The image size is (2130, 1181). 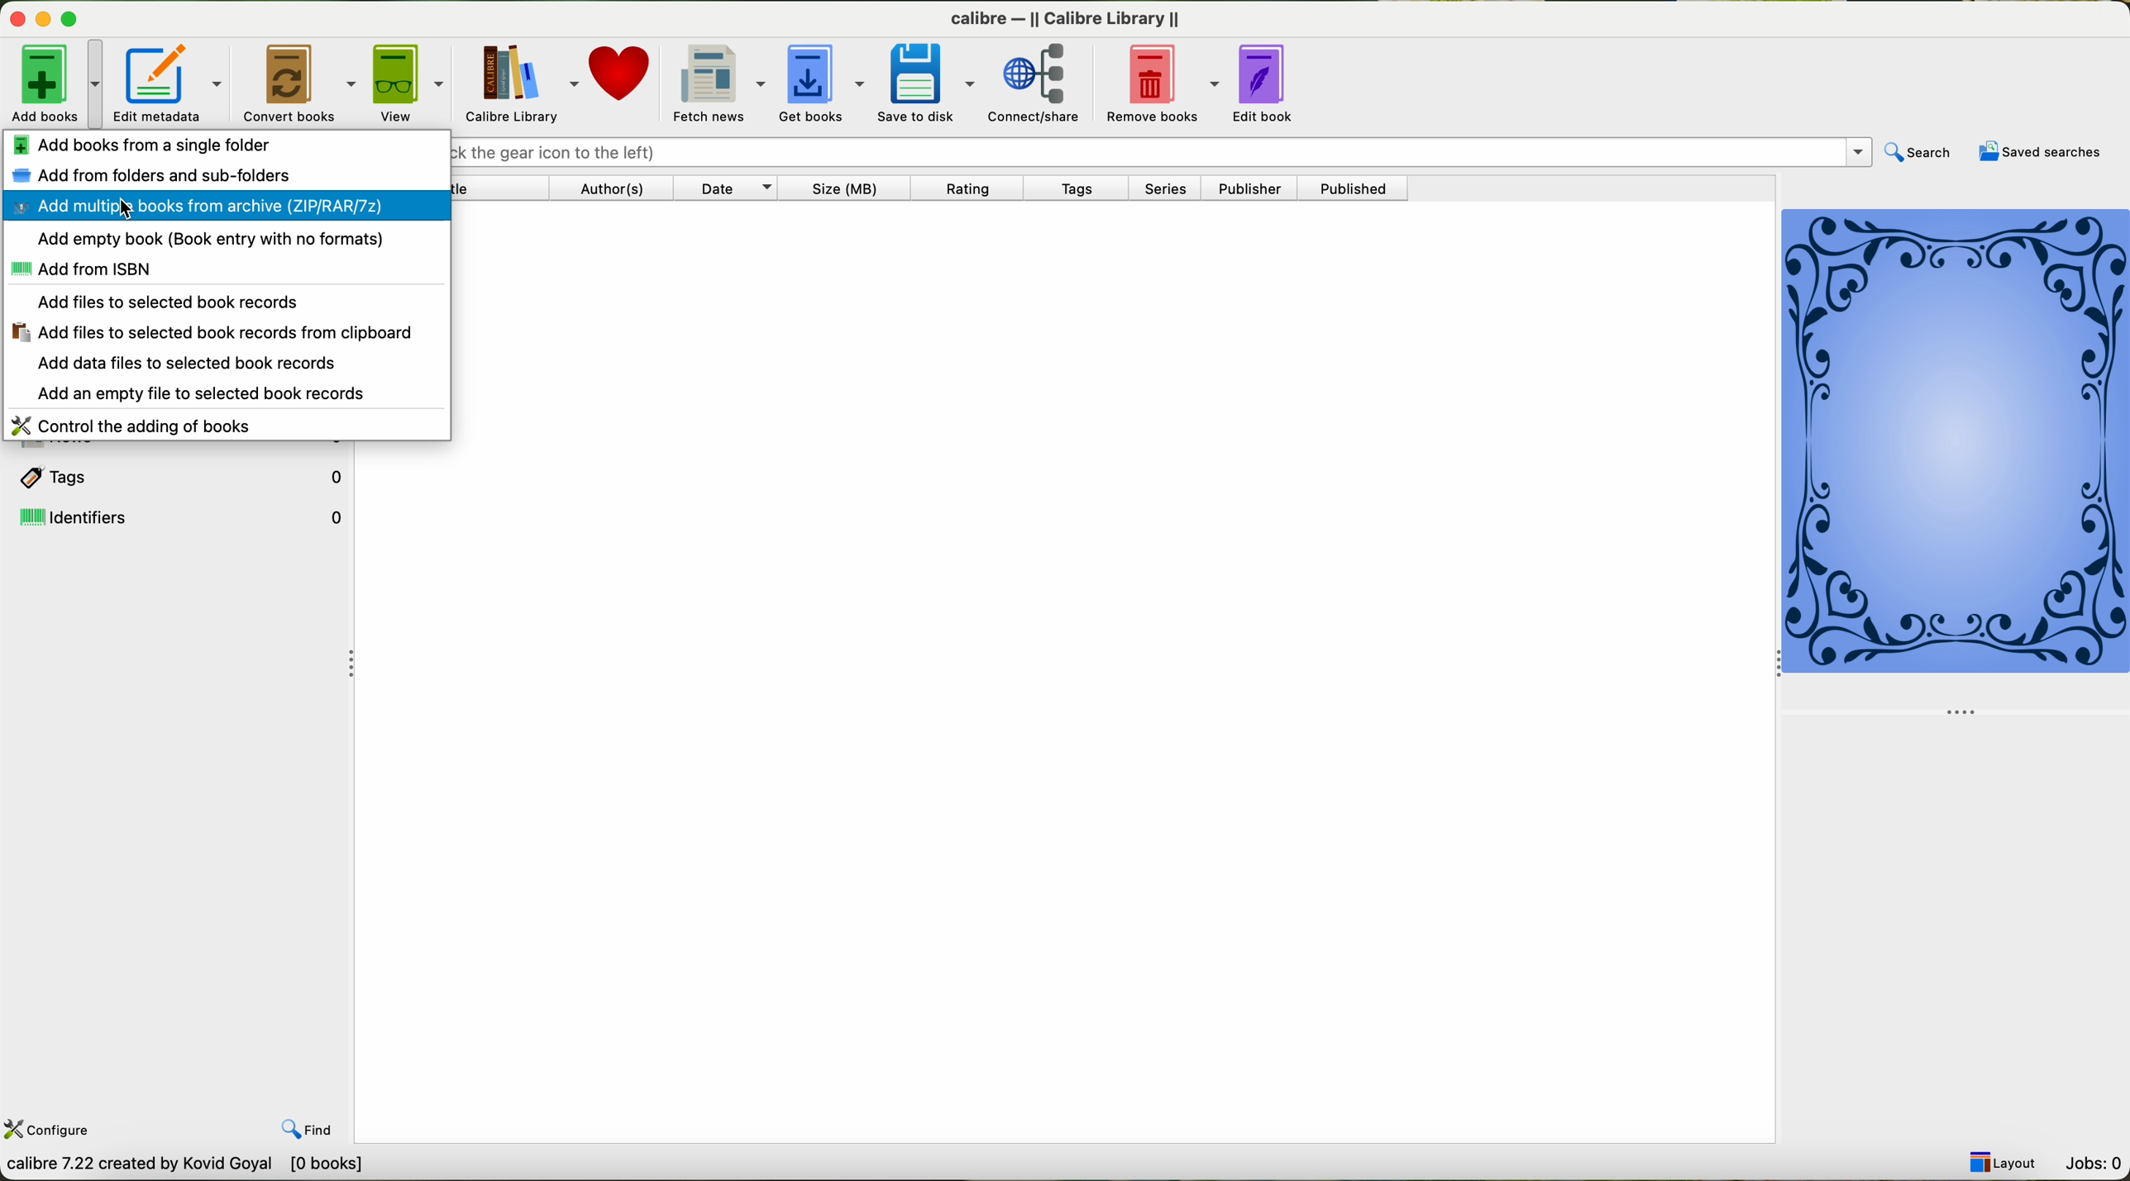 What do you see at coordinates (1165, 84) in the screenshot?
I see `remove books` at bounding box center [1165, 84].